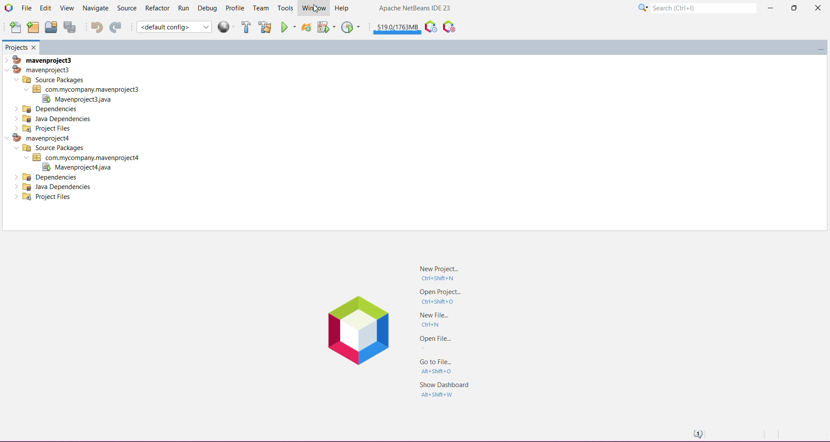  What do you see at coordinates (70, 27) in the screenshot?
I see `Save All` at bounding box center [70, 27].